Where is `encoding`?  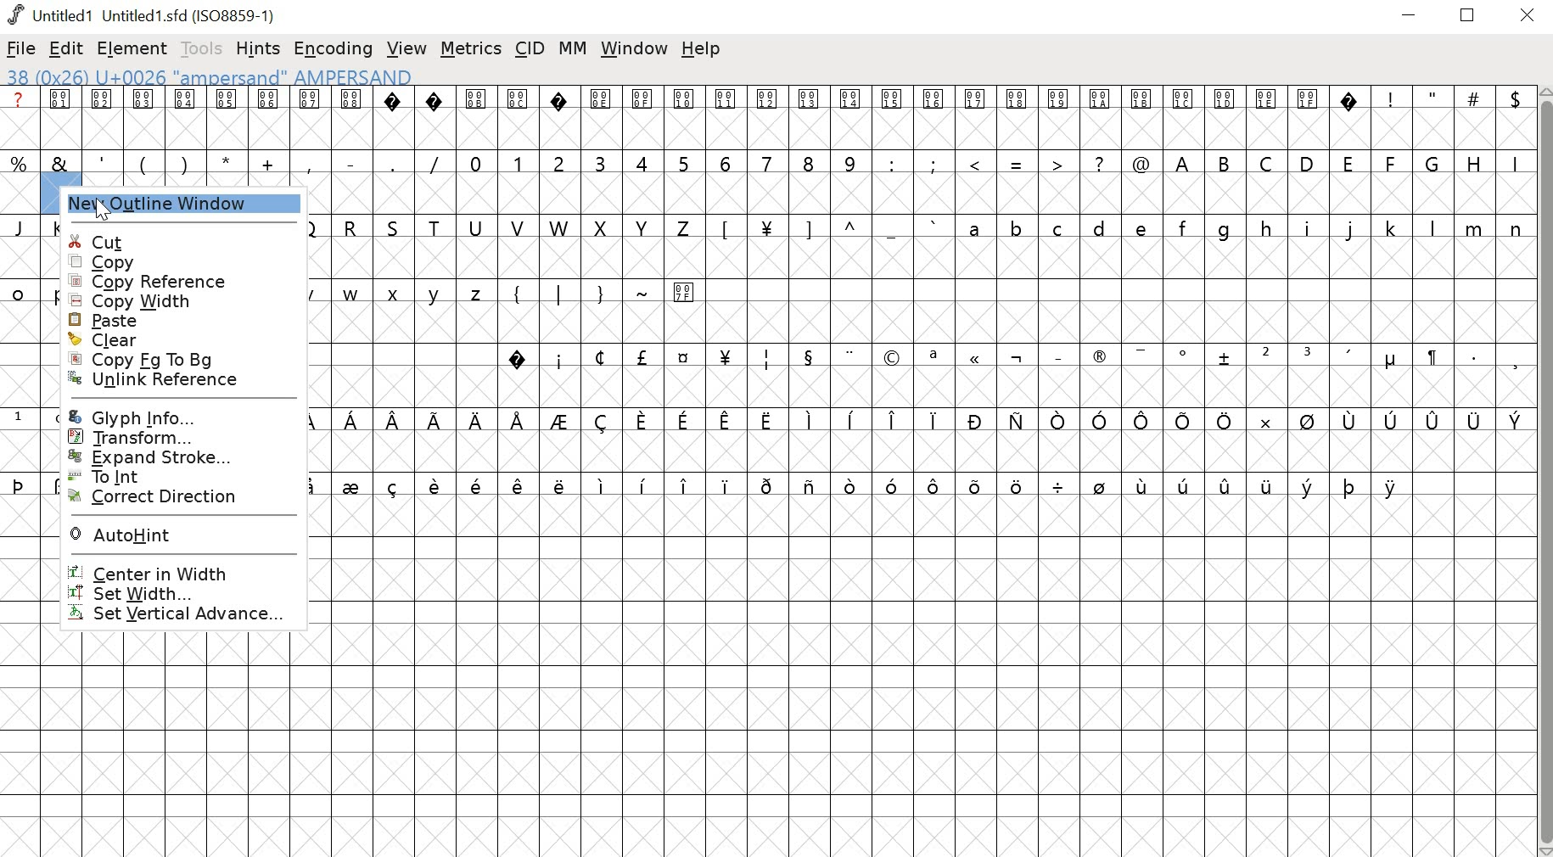 encoding is located at coordinates (333, 49).